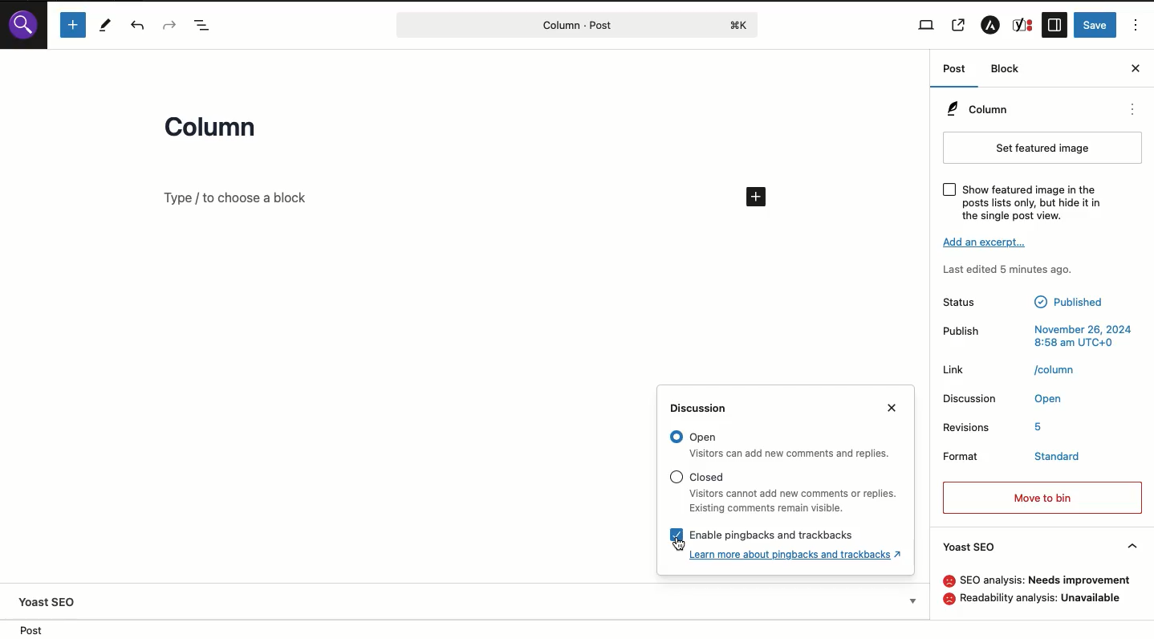 The height and width of the screenshot is (639, 1154). I want to click on Publish, so click(958, 331).